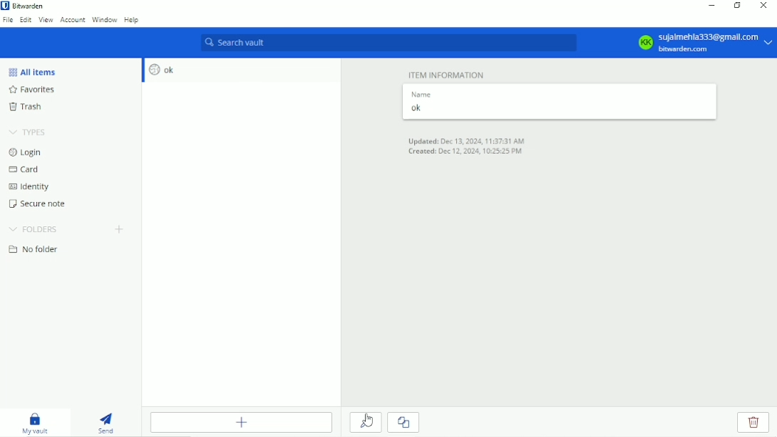 The width and height of the screenshot is (777, 437). I want to click on Restore down, so click(737, 5).